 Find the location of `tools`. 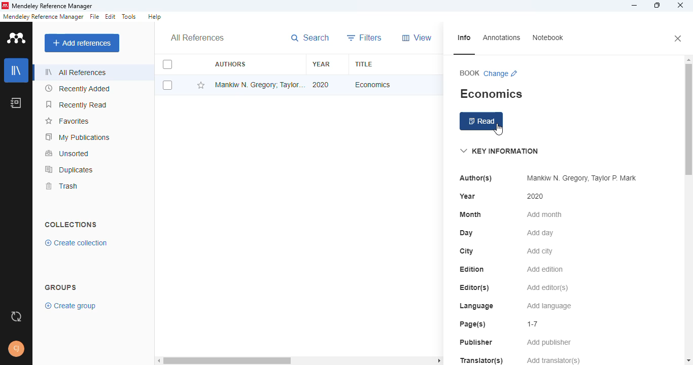

tools is located at coordinates (128, 16).